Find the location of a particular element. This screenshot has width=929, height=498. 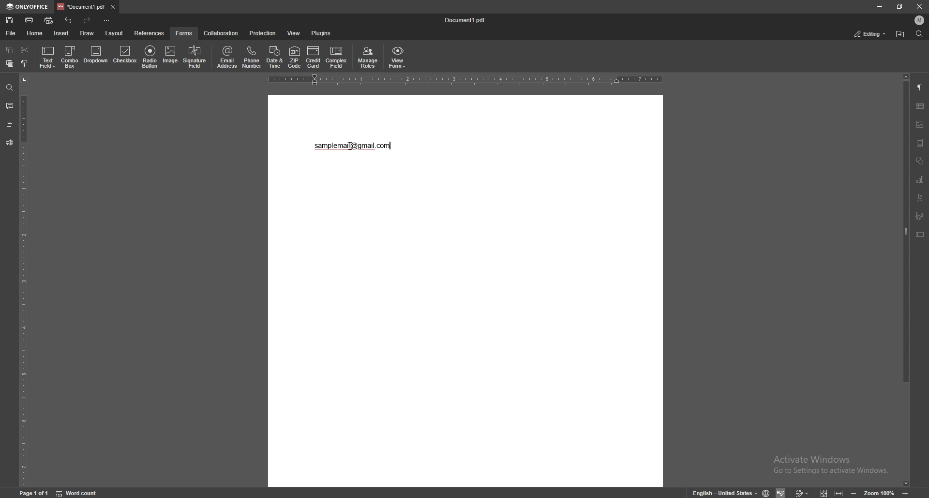

date and time is located at coordinates (274, 57).